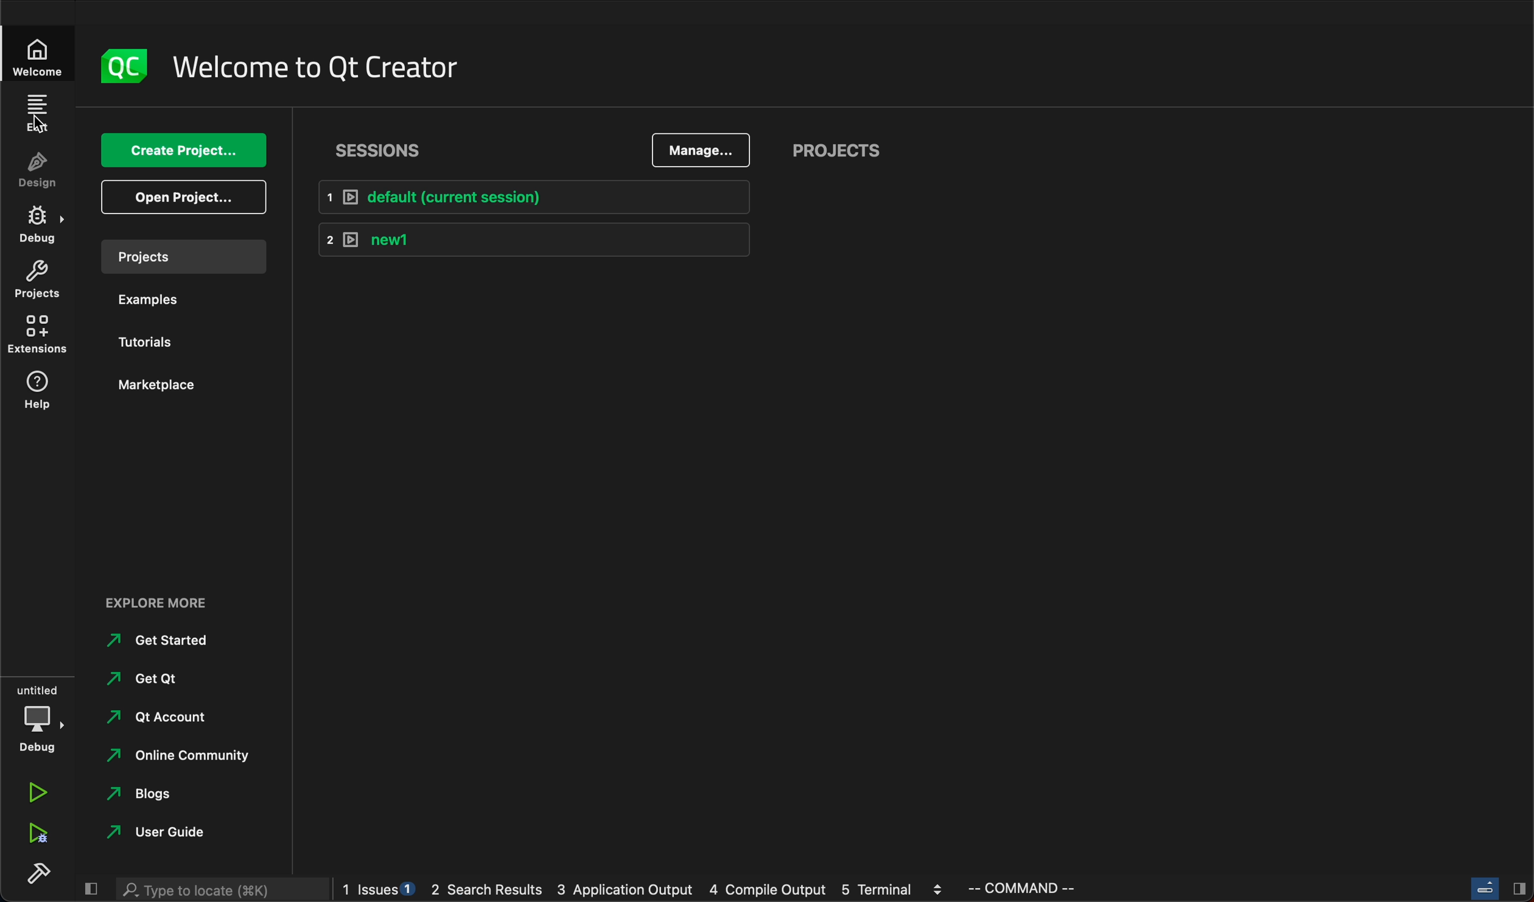  Describe the element at coordinates (154, 601) in the screenshot. I see `explore` at that location.